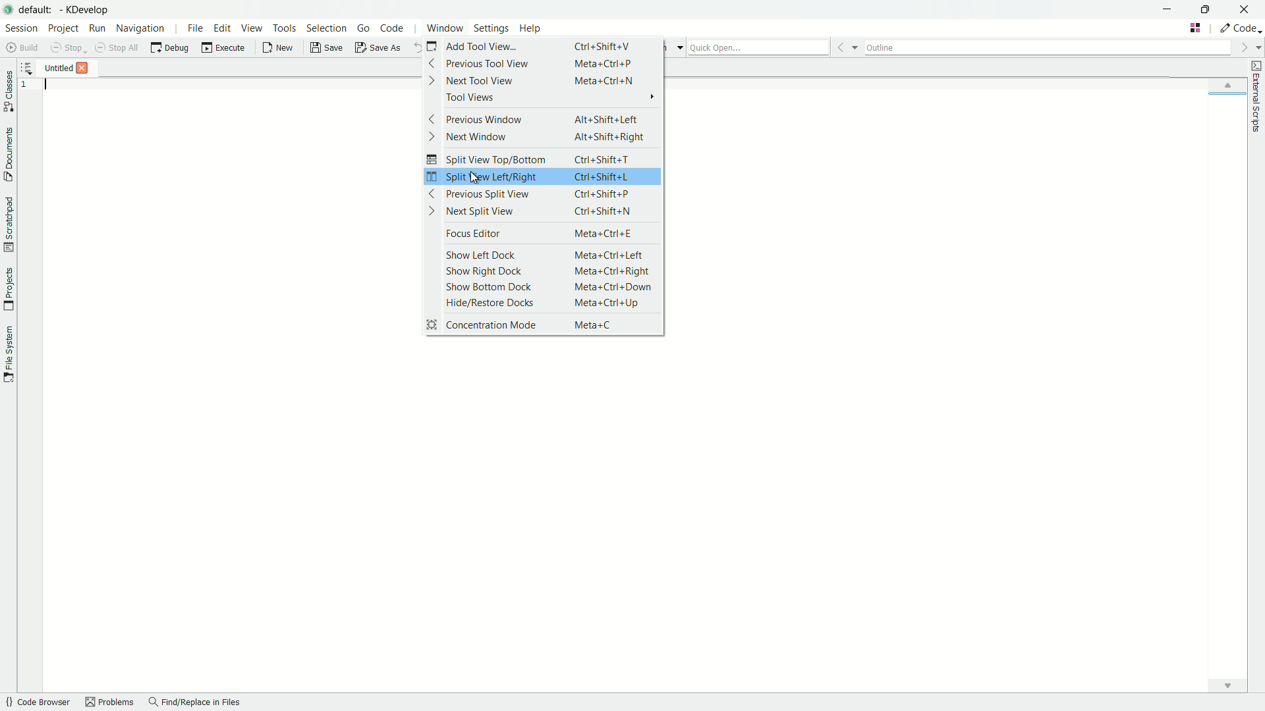  I want to click on Alt+Shift+Left, so click(609, 119).